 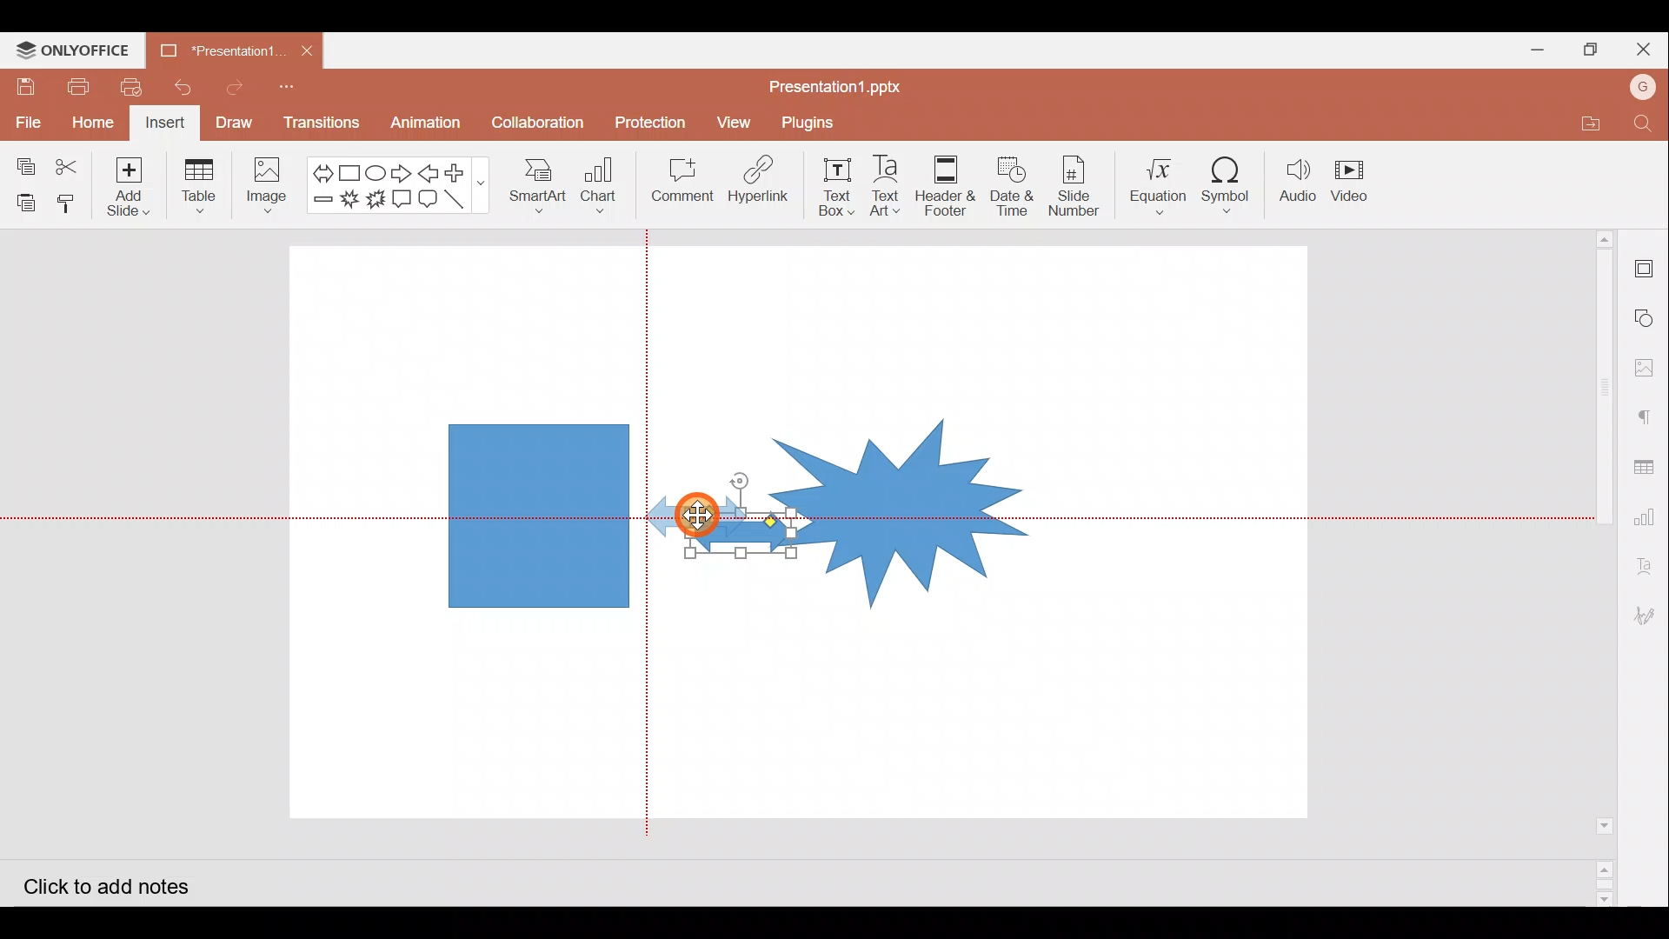 What do you see at coordinates (1643, 90) in the screenshot?
I see `Account name` at bounding box center [1643, 90].